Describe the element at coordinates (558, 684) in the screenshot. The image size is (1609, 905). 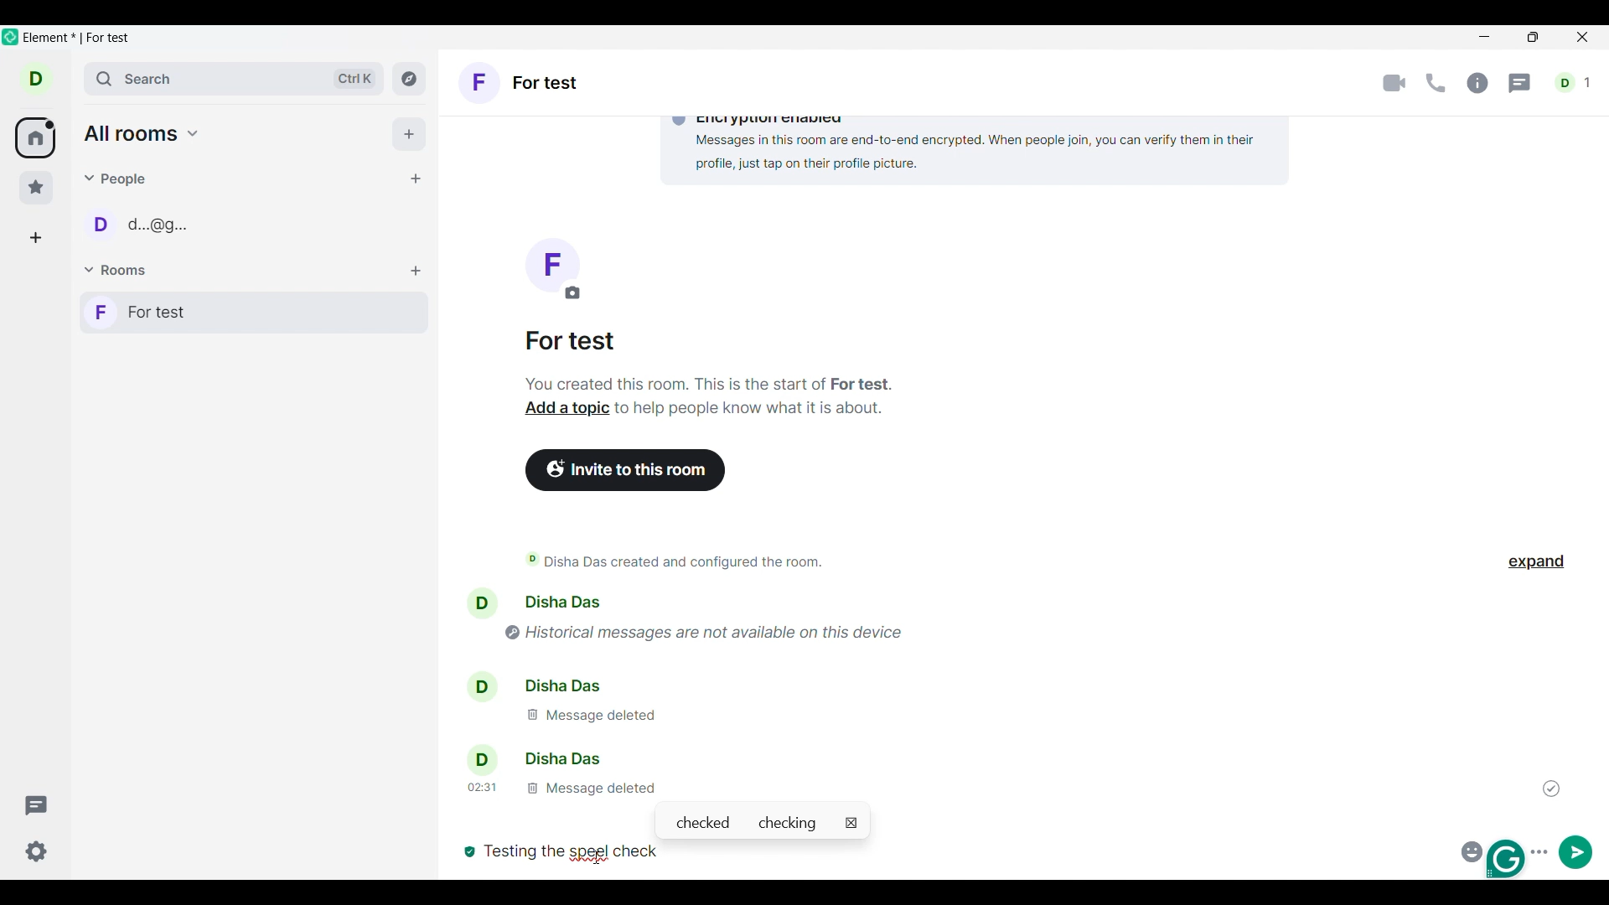
I see `disha das` at that location.